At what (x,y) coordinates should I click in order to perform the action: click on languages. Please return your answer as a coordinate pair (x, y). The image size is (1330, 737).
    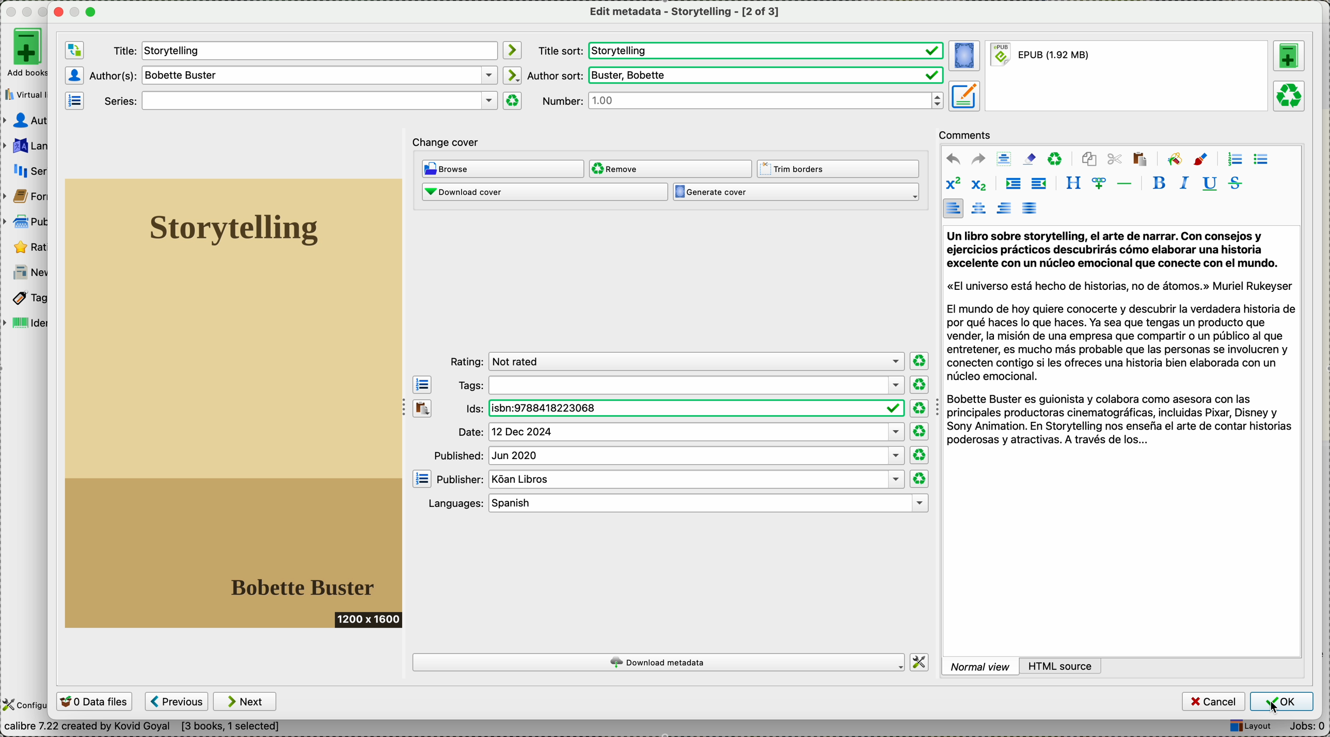
    Looking at the image, I should click on (29, 144).